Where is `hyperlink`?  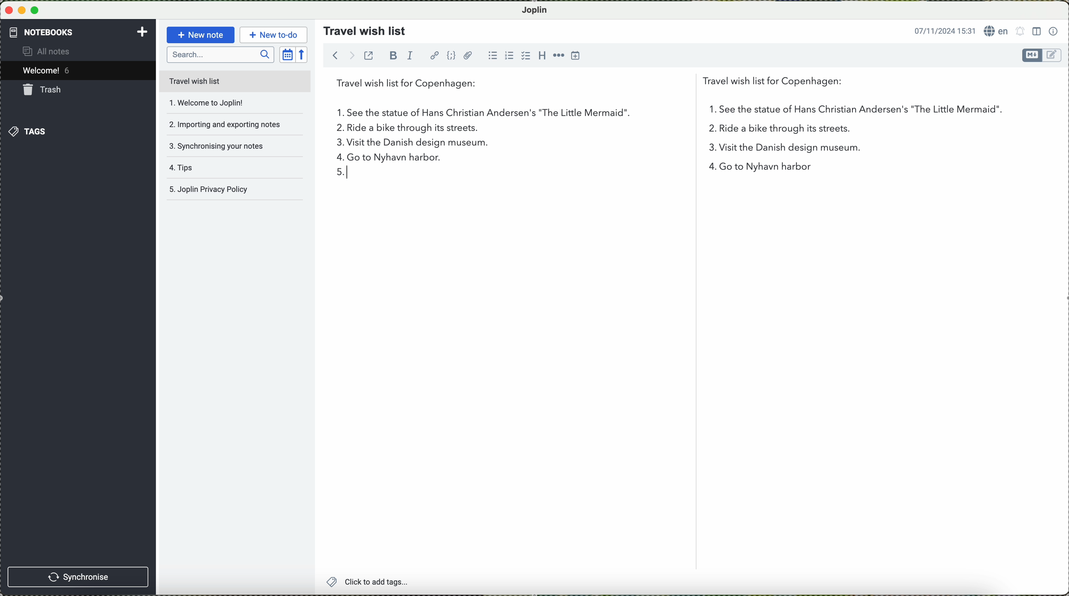 hyperlink is located at coordinates (434, 55).